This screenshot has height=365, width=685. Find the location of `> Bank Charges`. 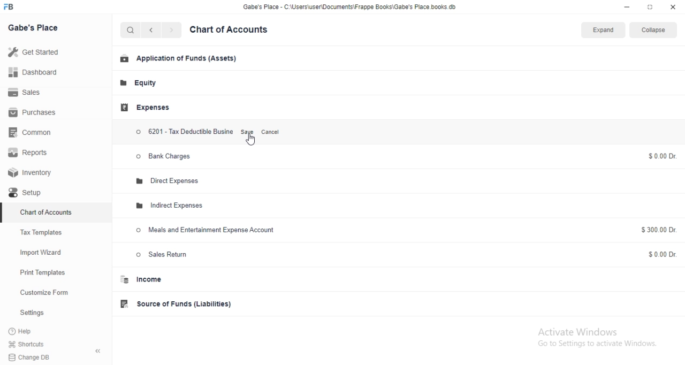

> Bank Charges is located at coordinates (169, 158).